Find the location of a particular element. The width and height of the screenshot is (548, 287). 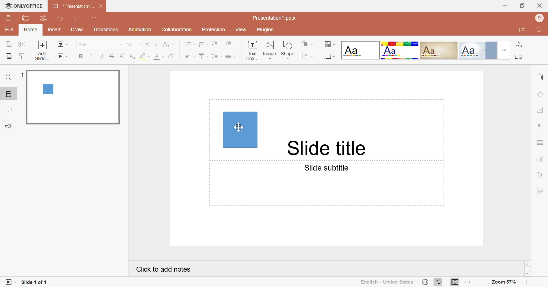

Cut is located at coordinates (23, 44).